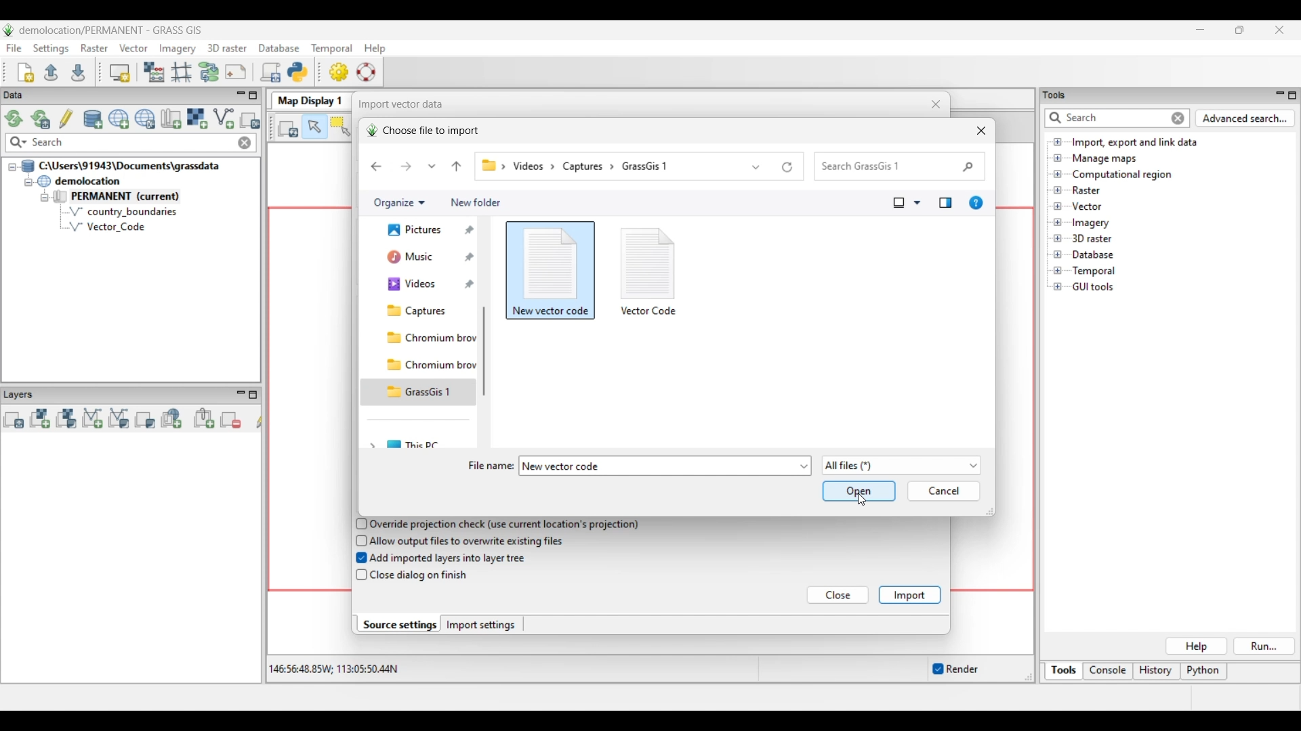 The width and height of the screenshot is (1301, 731). What do you see at coordinates (552, 261) in the screenshot?
I see `icon` at bounding box center [552, 261].